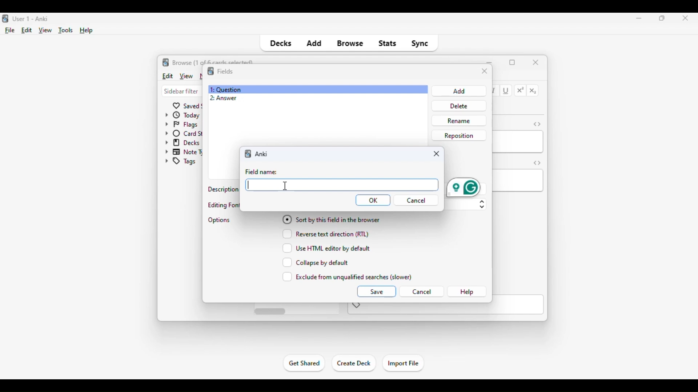 This screenshot has width=698, height=392. What do you see at coordinates (354, 363) in the screenshot?
I see `create deck` at bounding box center [354, 363].